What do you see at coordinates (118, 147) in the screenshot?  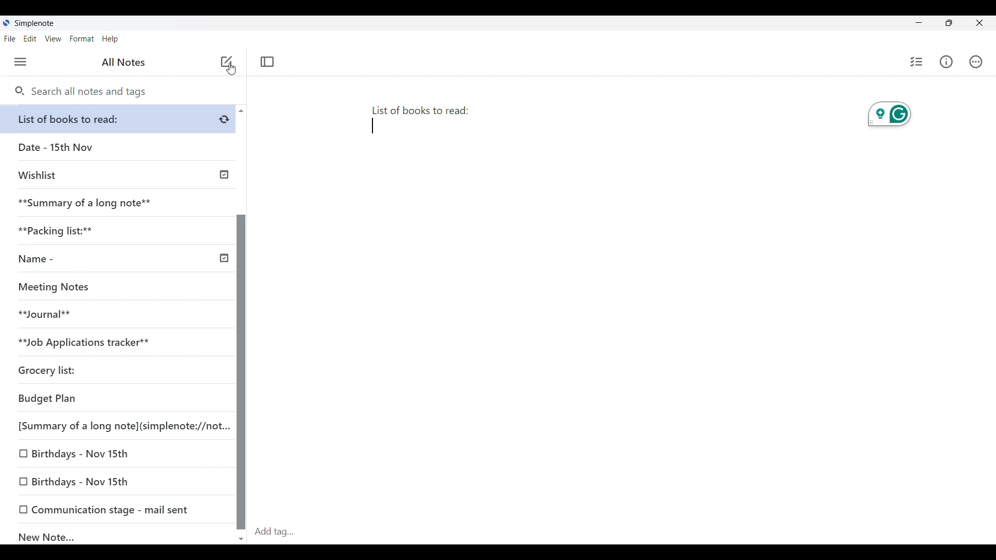 I see `Date - 15th Nov` at bounding box center [118, 147].